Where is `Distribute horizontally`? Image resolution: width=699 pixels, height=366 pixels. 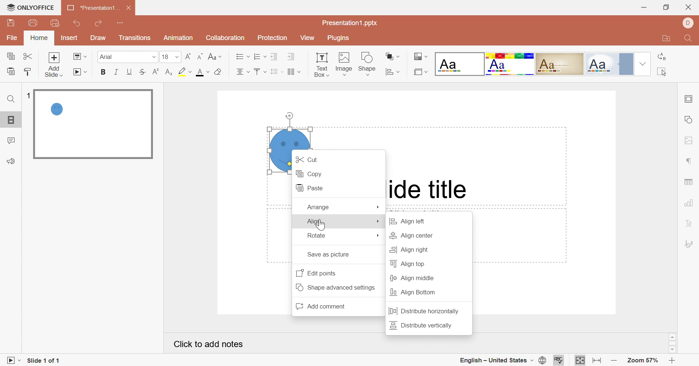 Distribute horizontally is located at coordinates (425, 312).